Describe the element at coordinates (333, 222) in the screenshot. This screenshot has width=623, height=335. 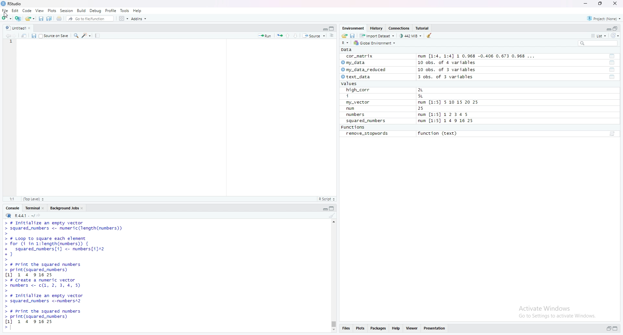
I see `Scrollbar up` at that location.